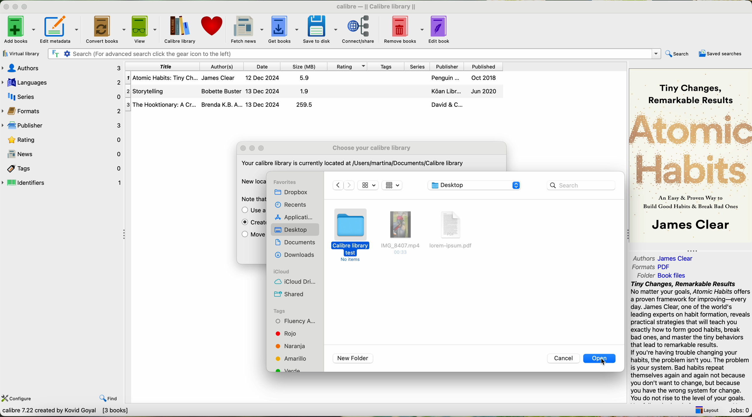  Describe the element at coordinates (20, 53) in the screenshot. I see `virtual library` at that location.